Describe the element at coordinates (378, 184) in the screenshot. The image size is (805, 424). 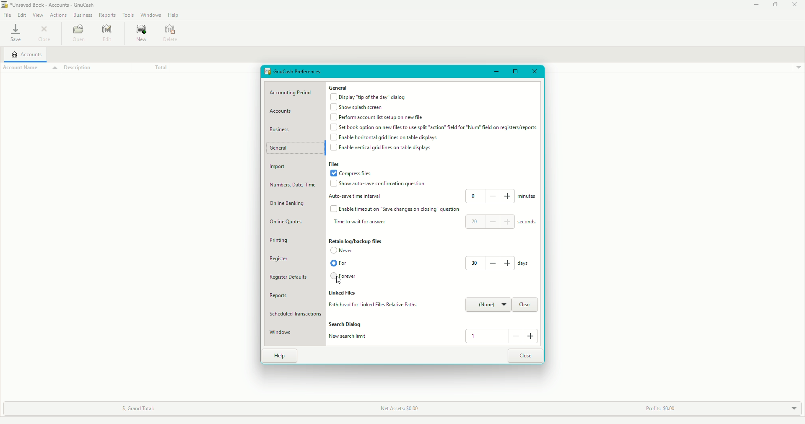
I see `Show auto-save` at that location.